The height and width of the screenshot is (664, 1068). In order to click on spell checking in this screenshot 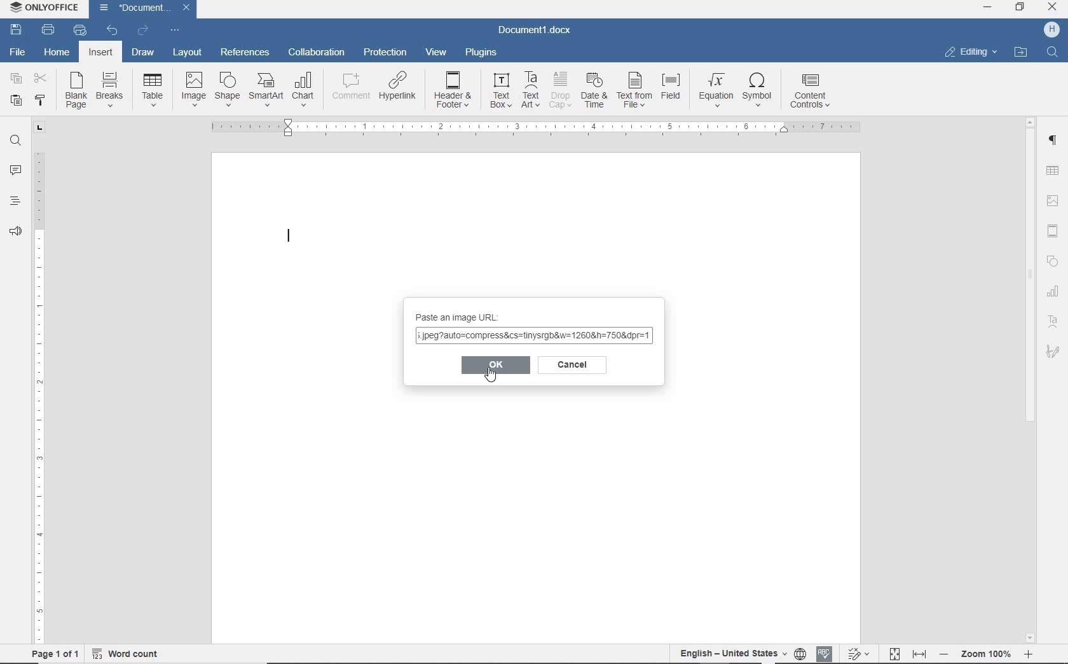, I will do `click(823, 653)`.